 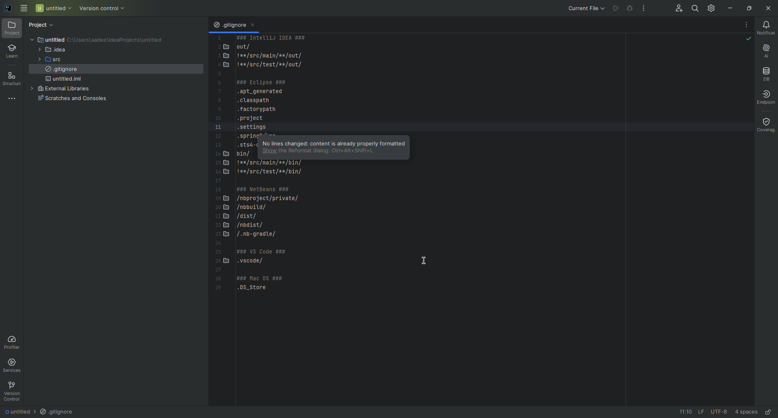 I want to click on src, so click(x=56, y=60).